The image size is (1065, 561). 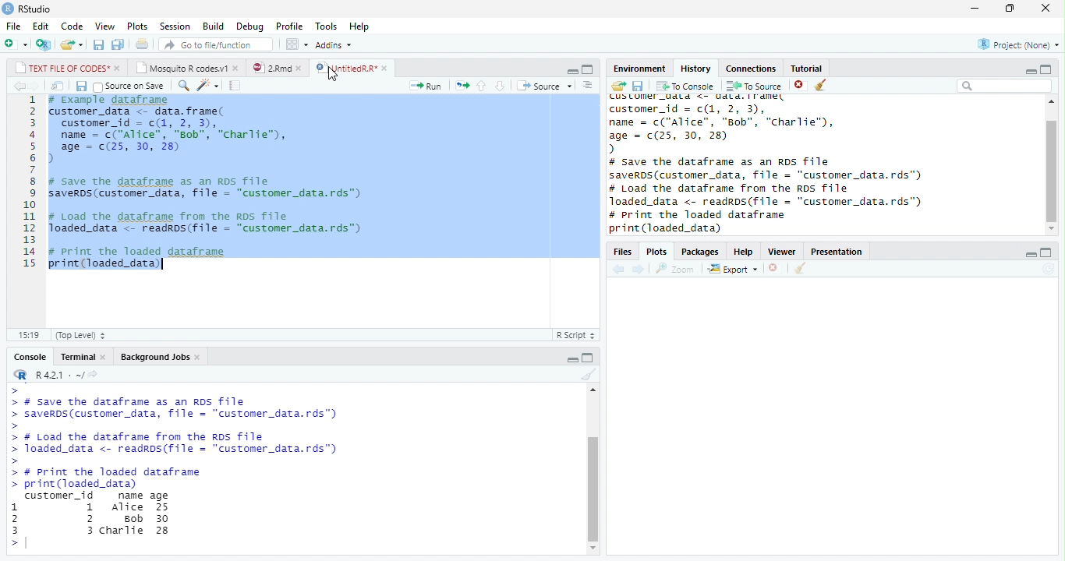 What do you see at coordinates (751, 69) in the screenshot?
I see `Connections` at bounding box center [751, 69].